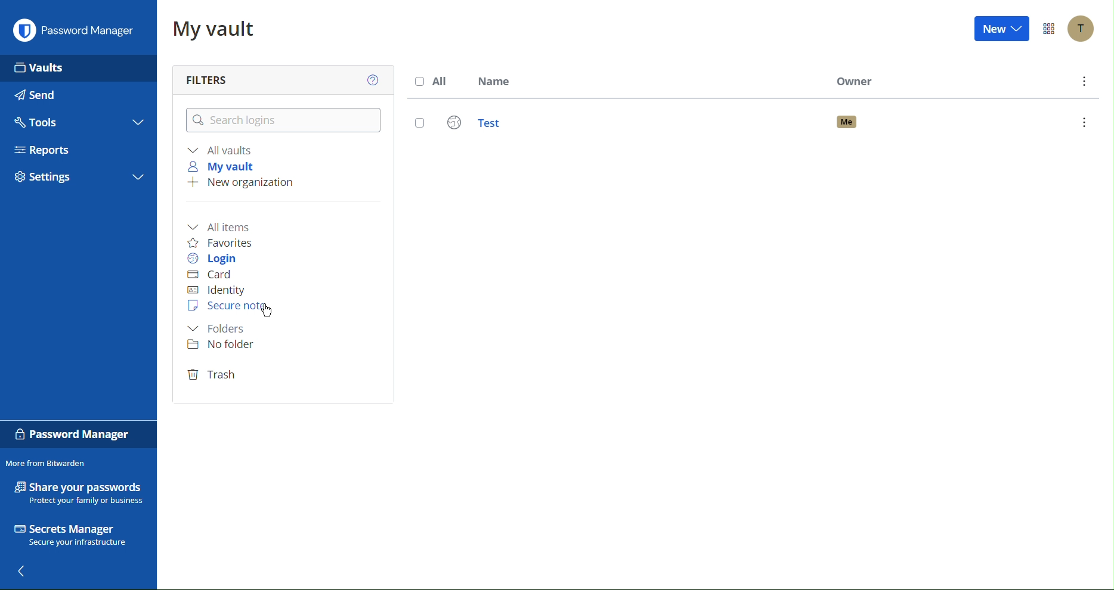  Describe the element at coordinates (41, 122) in the screenshot. I see `Tools` at that location.